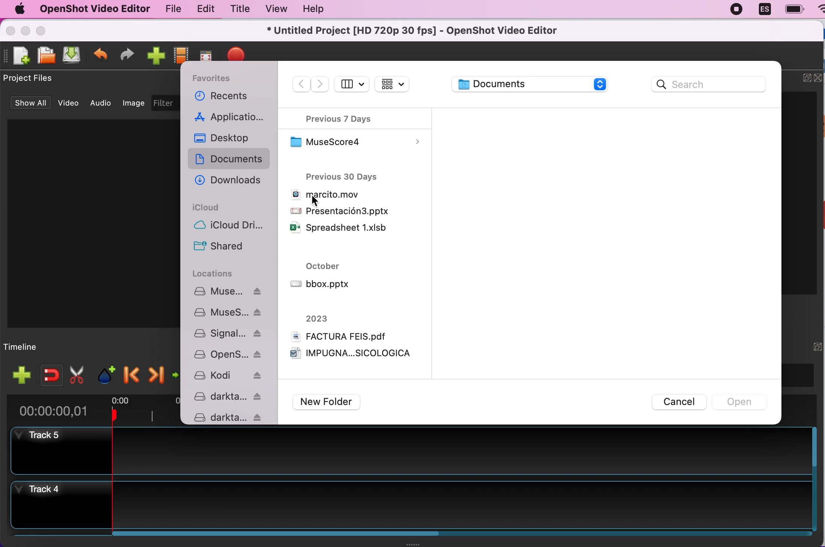 This screenshot has width=825, height=547. What do you see at coordinates (301, 85) in the screenshot?
I see `back` at bounding box center [301, 85].